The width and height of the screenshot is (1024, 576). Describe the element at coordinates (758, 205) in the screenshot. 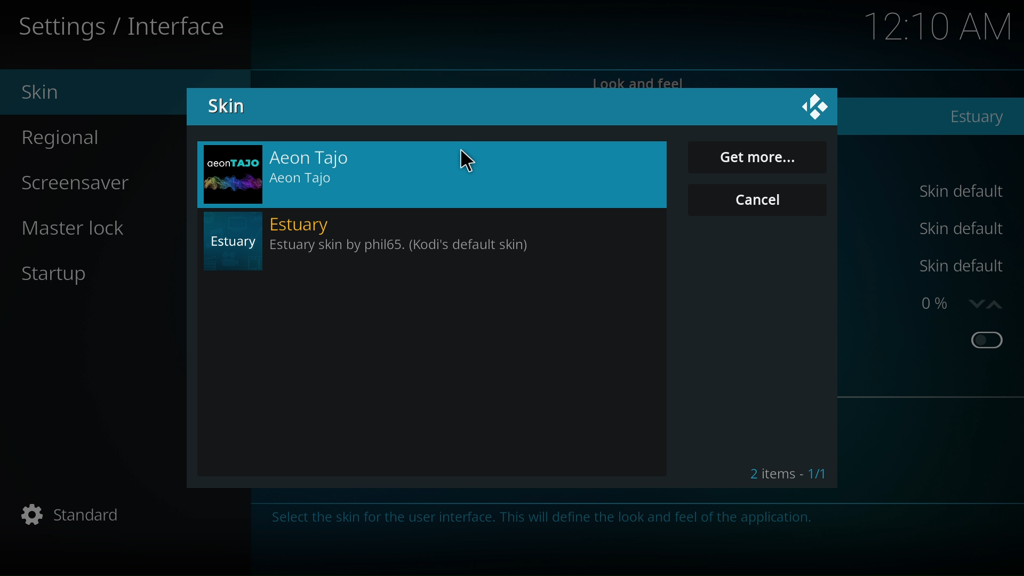

I see `cancel` at that location.